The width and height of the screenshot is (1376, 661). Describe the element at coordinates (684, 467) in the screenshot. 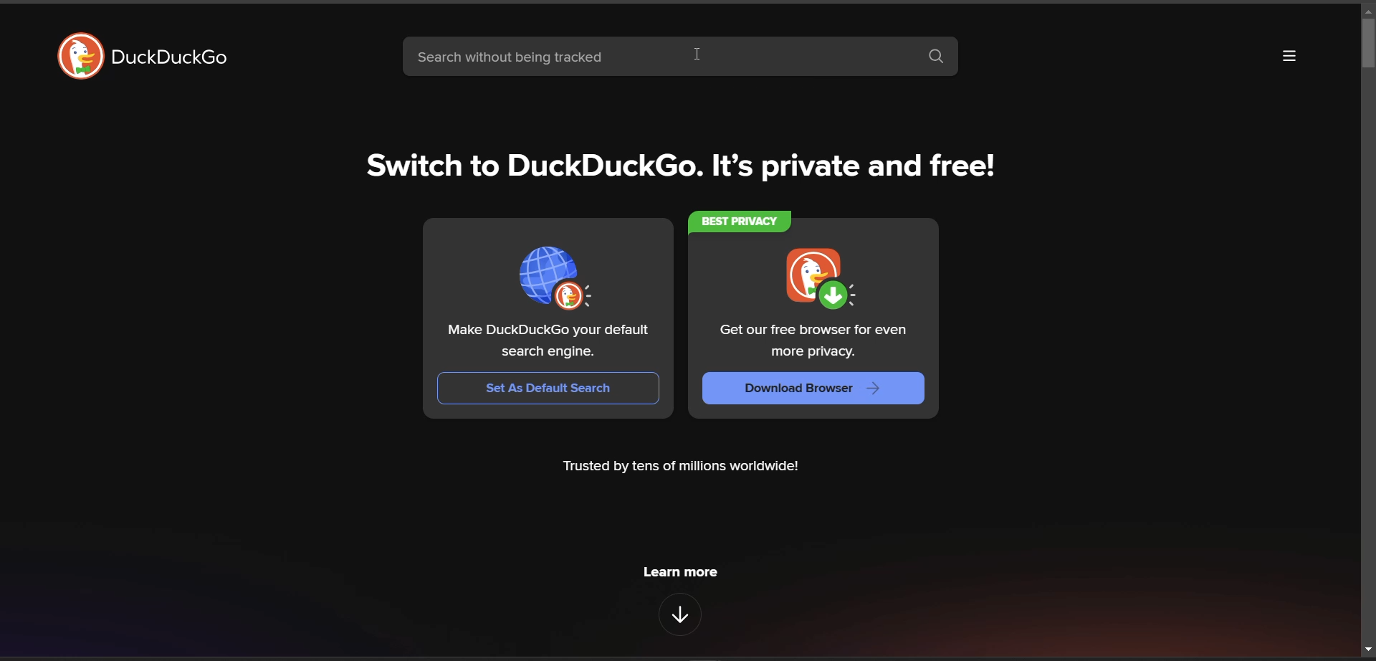

I see `metadata` at that location.